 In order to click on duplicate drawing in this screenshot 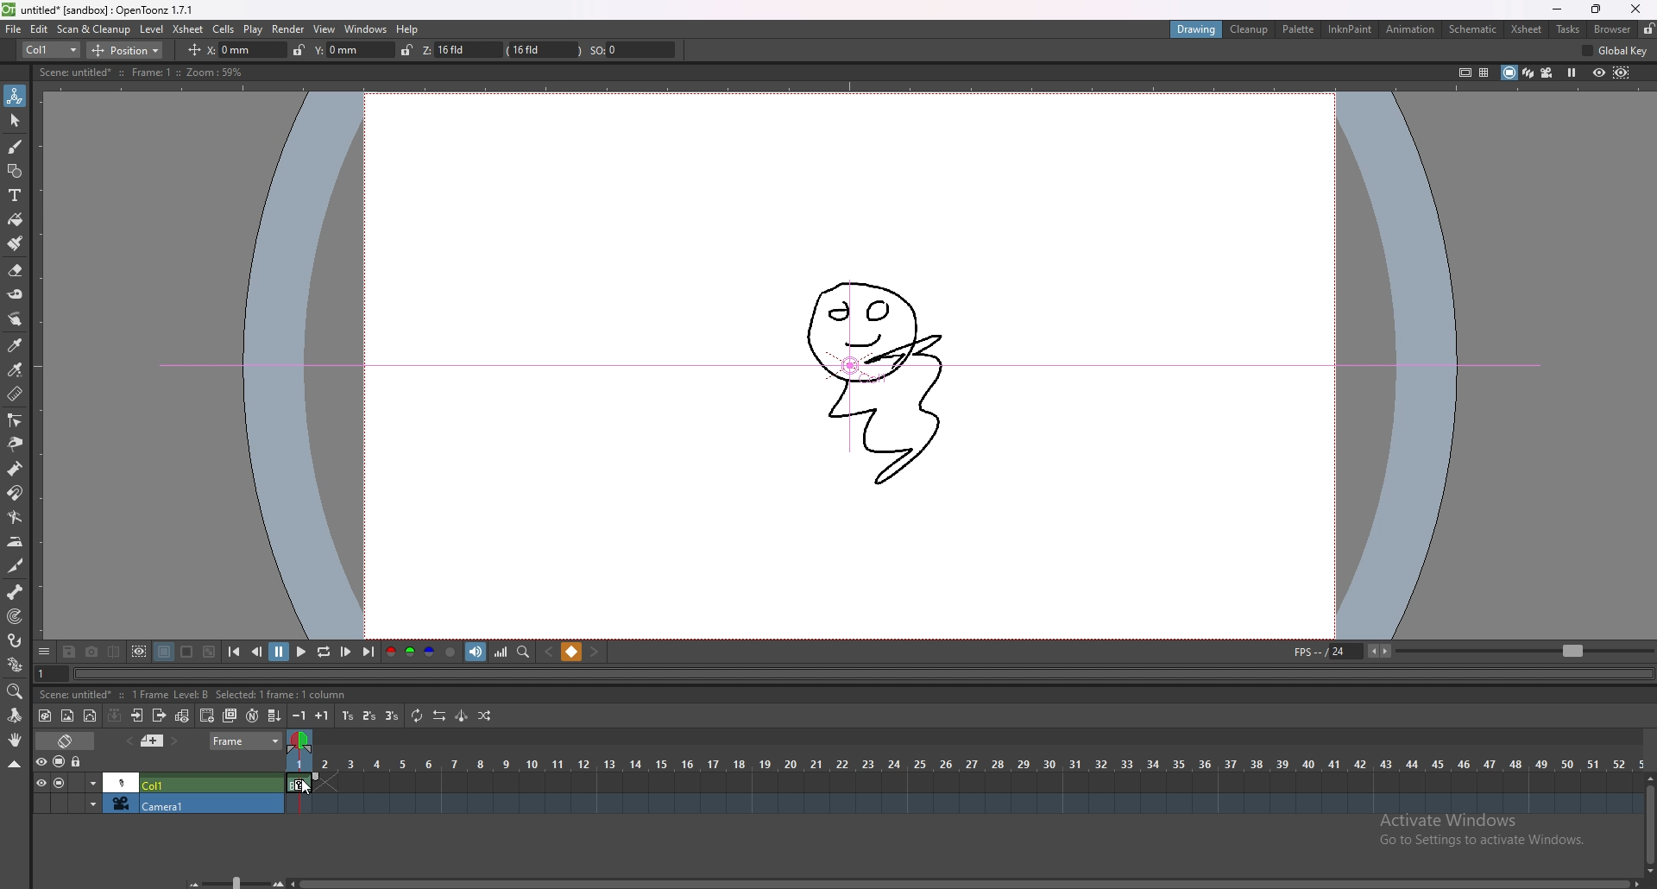, I will do `click(231, 715)`.